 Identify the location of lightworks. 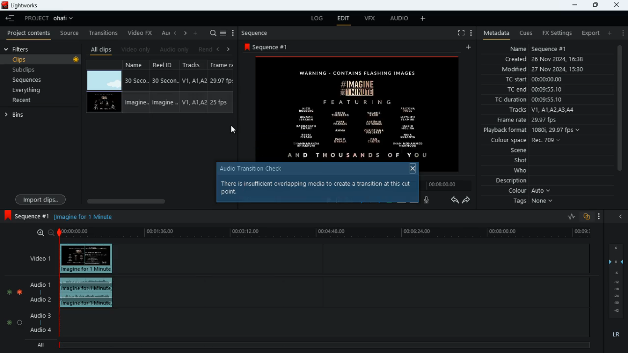
(23, 6).